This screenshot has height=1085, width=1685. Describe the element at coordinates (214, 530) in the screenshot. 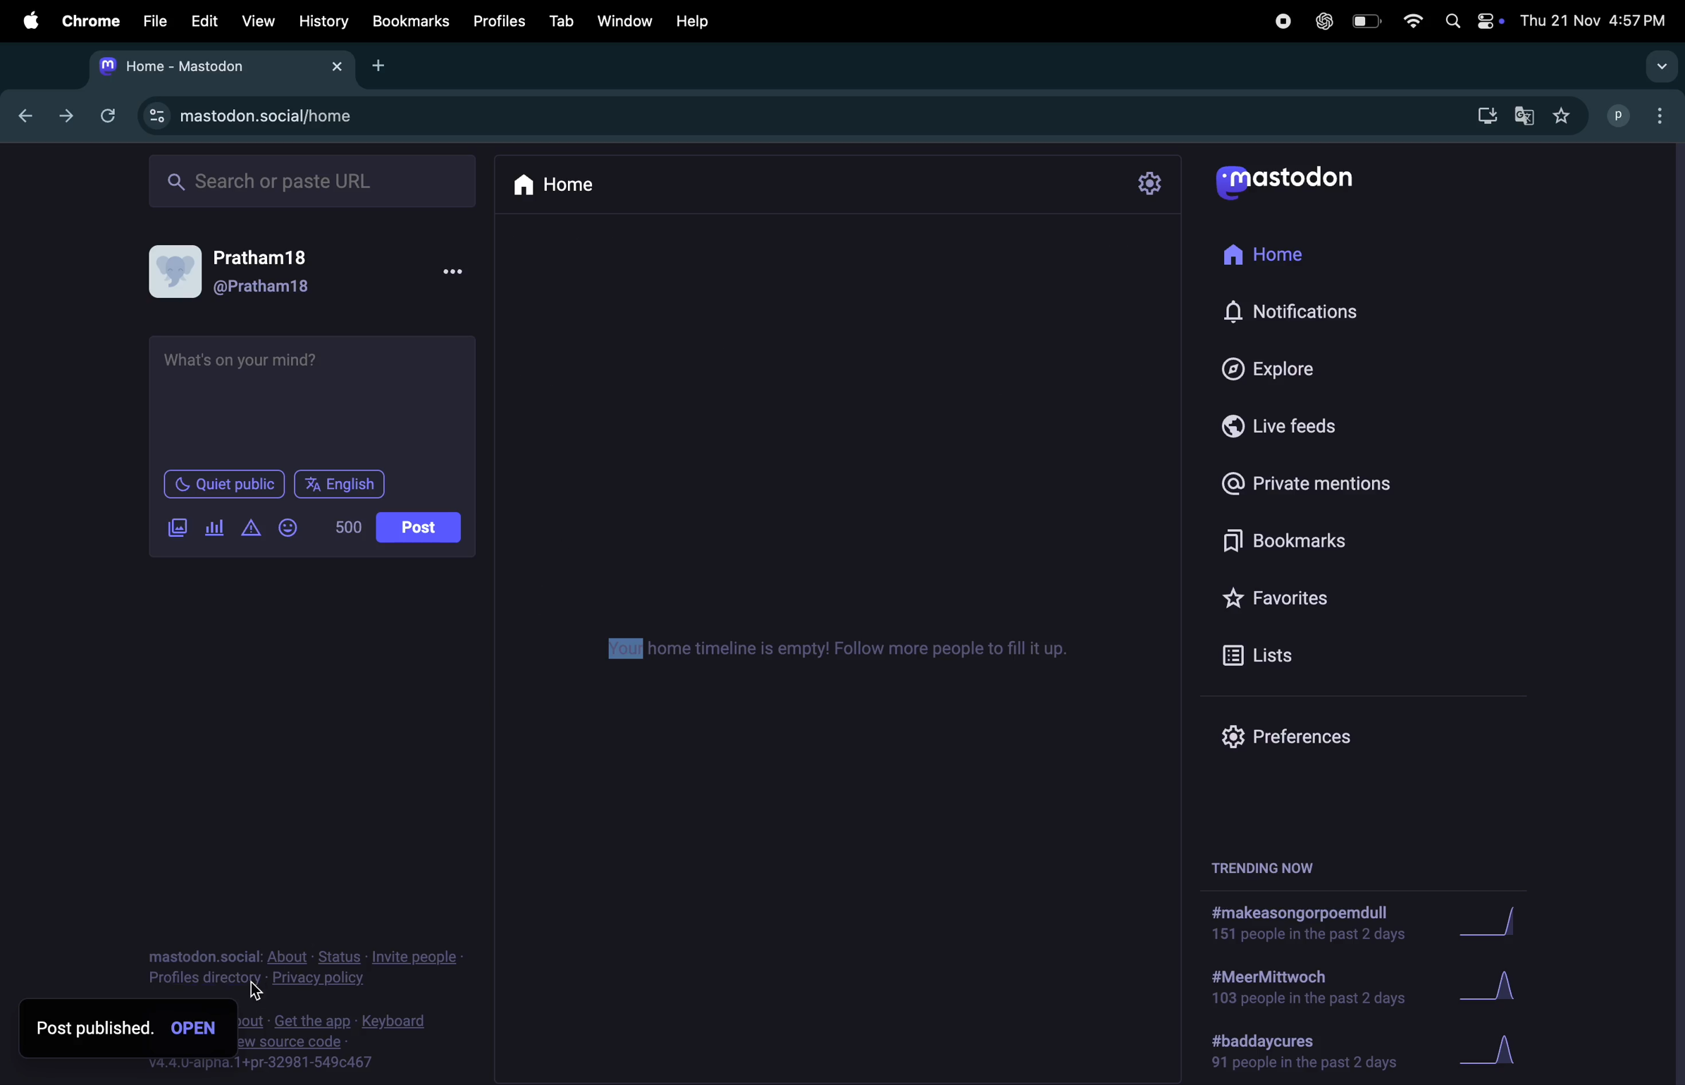

I see `add pole` at that location.